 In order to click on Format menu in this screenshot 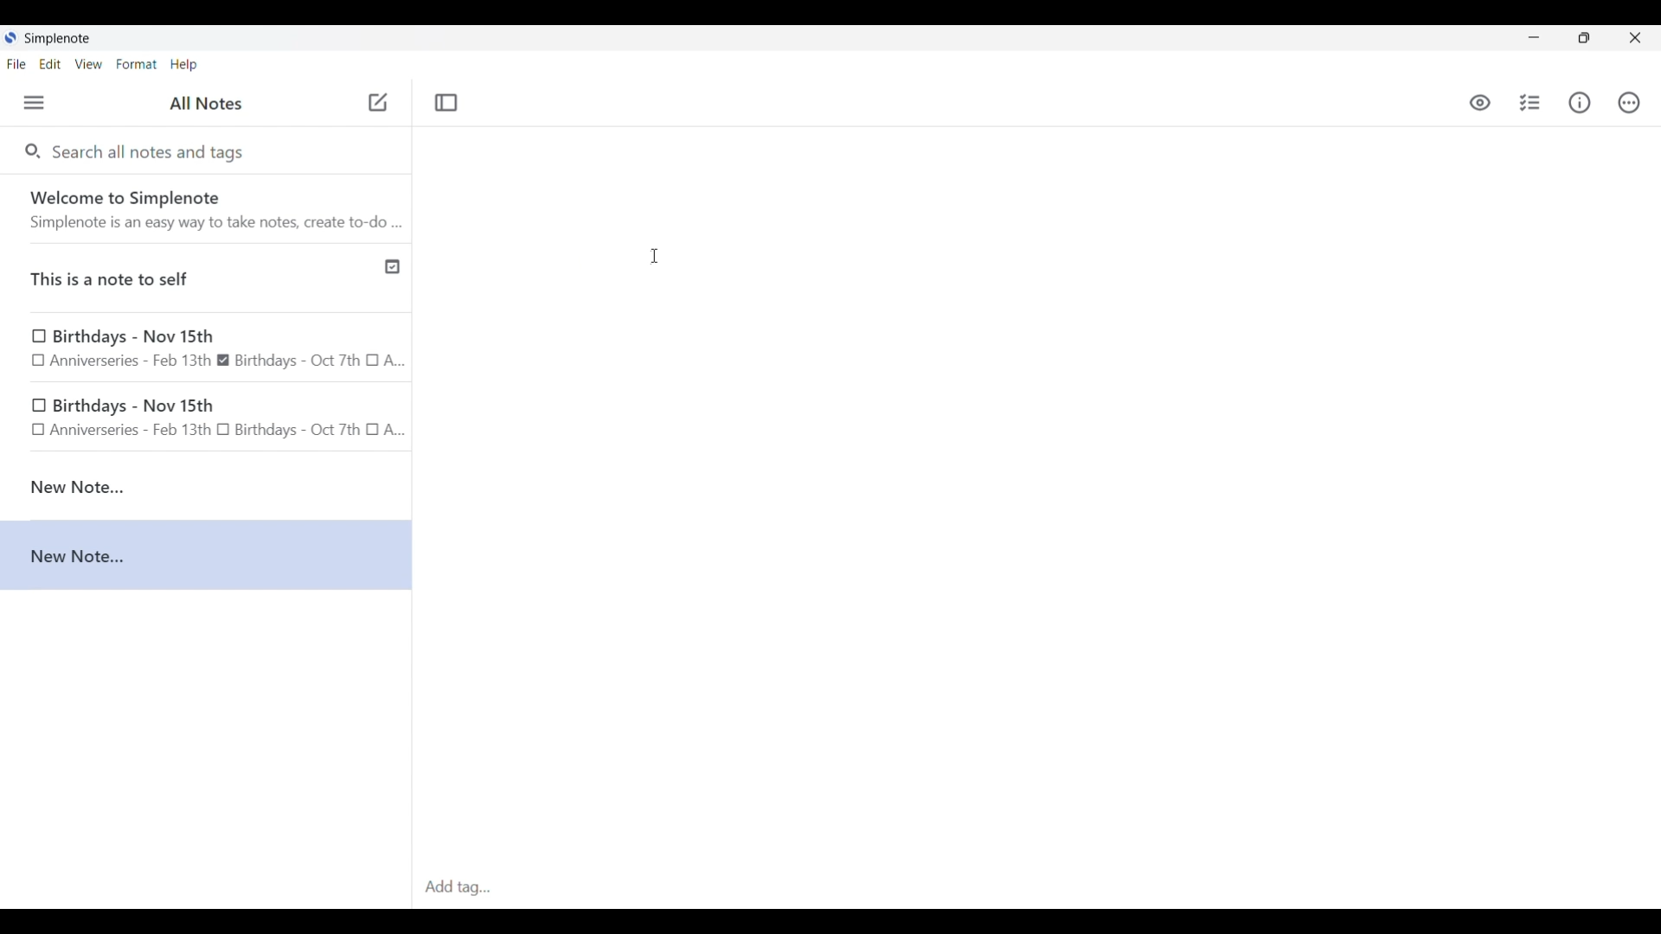, I will do `click(137, 64)`.